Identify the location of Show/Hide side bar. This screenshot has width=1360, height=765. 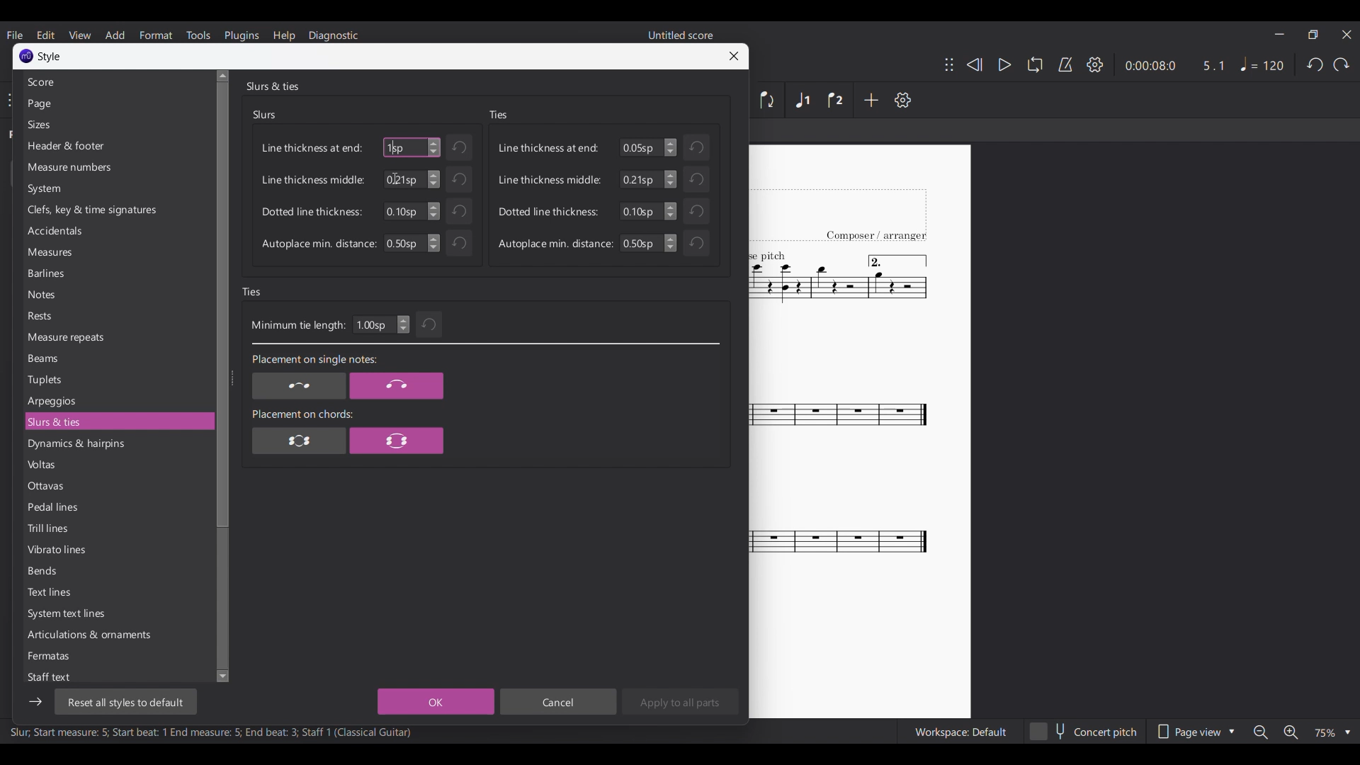
(35, 702).